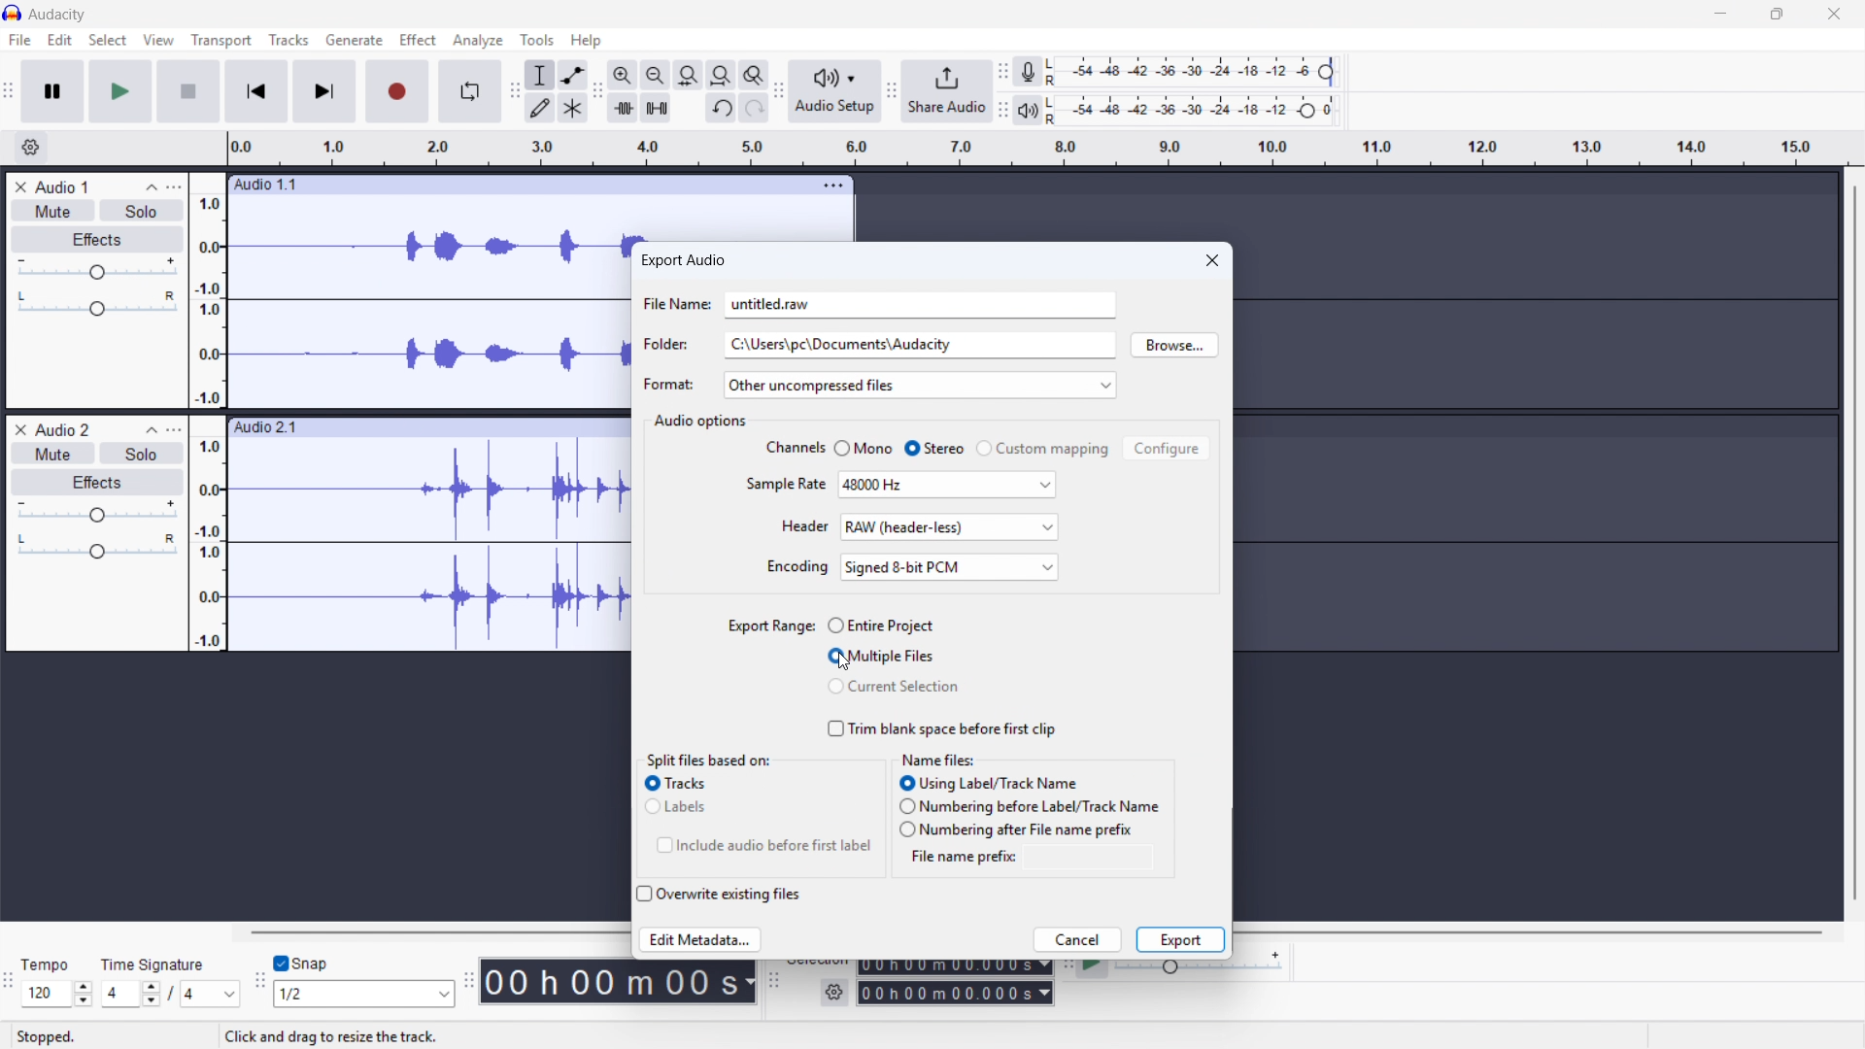 The image size is (1865, 1049). I want to click on recording level, so click(1196, 72).